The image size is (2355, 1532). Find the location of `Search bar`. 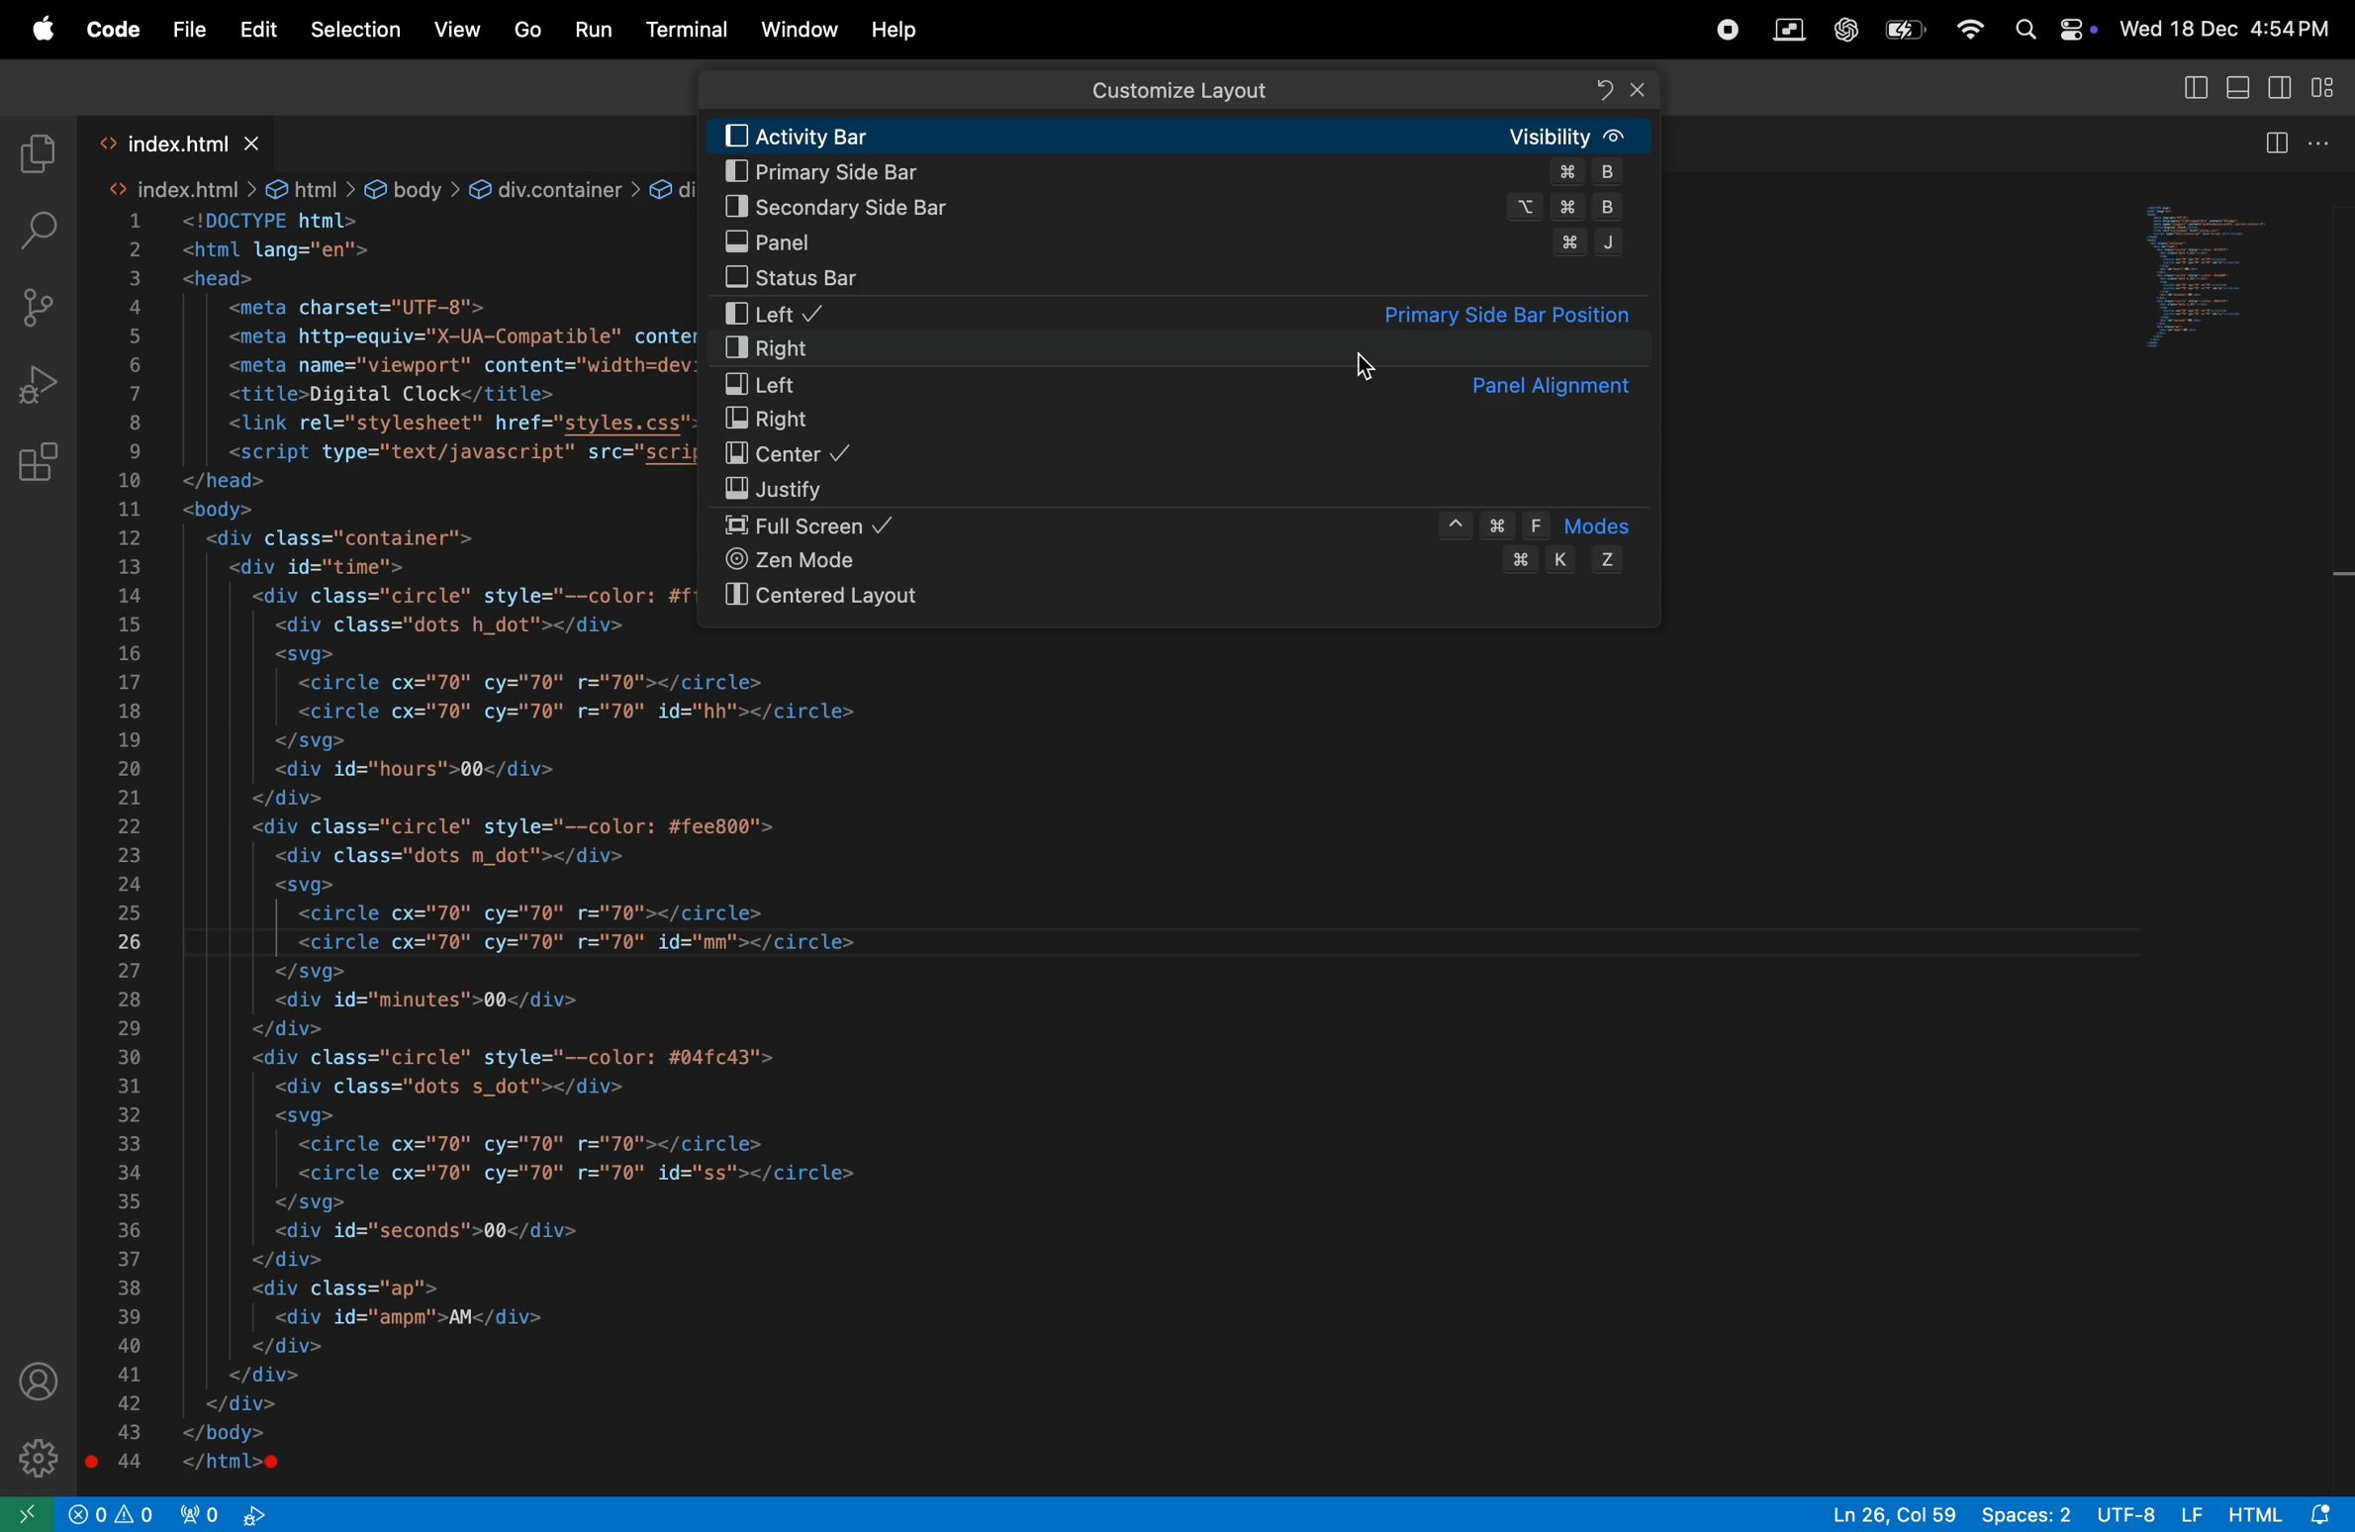

Search bar is located at coordinates (1174, 87).